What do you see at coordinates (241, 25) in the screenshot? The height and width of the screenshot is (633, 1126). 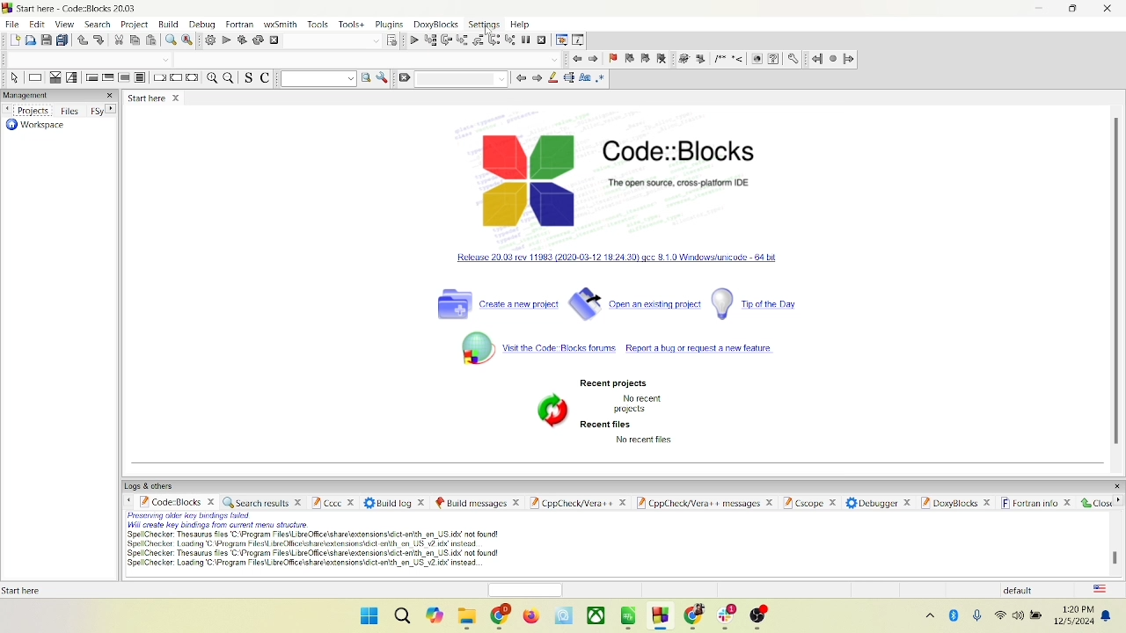 I see `fortran` at bounding box center [241, 25].